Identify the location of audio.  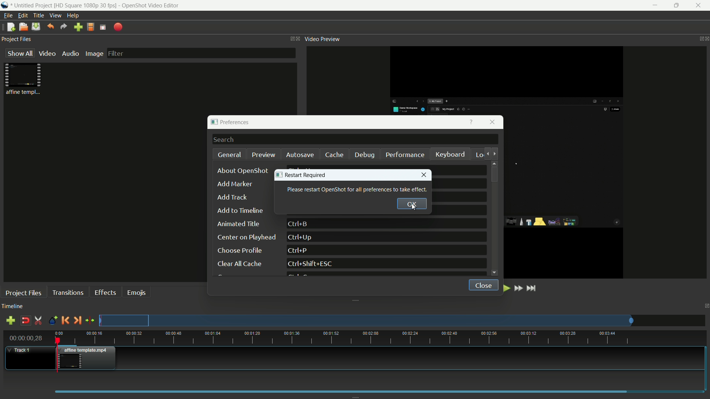
(71, 54).